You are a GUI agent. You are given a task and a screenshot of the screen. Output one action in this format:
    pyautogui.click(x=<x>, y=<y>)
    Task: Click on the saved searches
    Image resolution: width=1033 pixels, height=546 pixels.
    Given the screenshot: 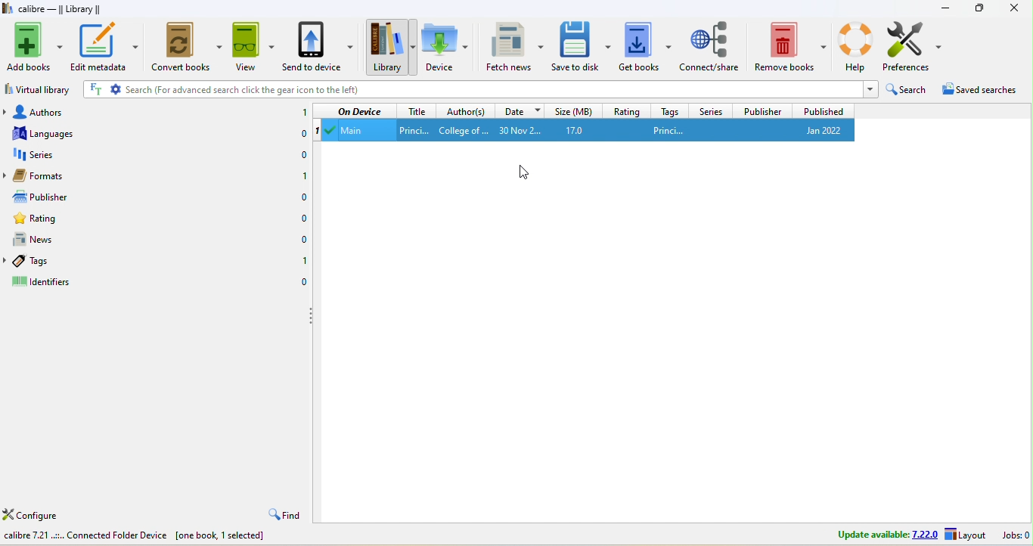 What is the action you would take?
    pyautogui.click(x=982, y=92)
    